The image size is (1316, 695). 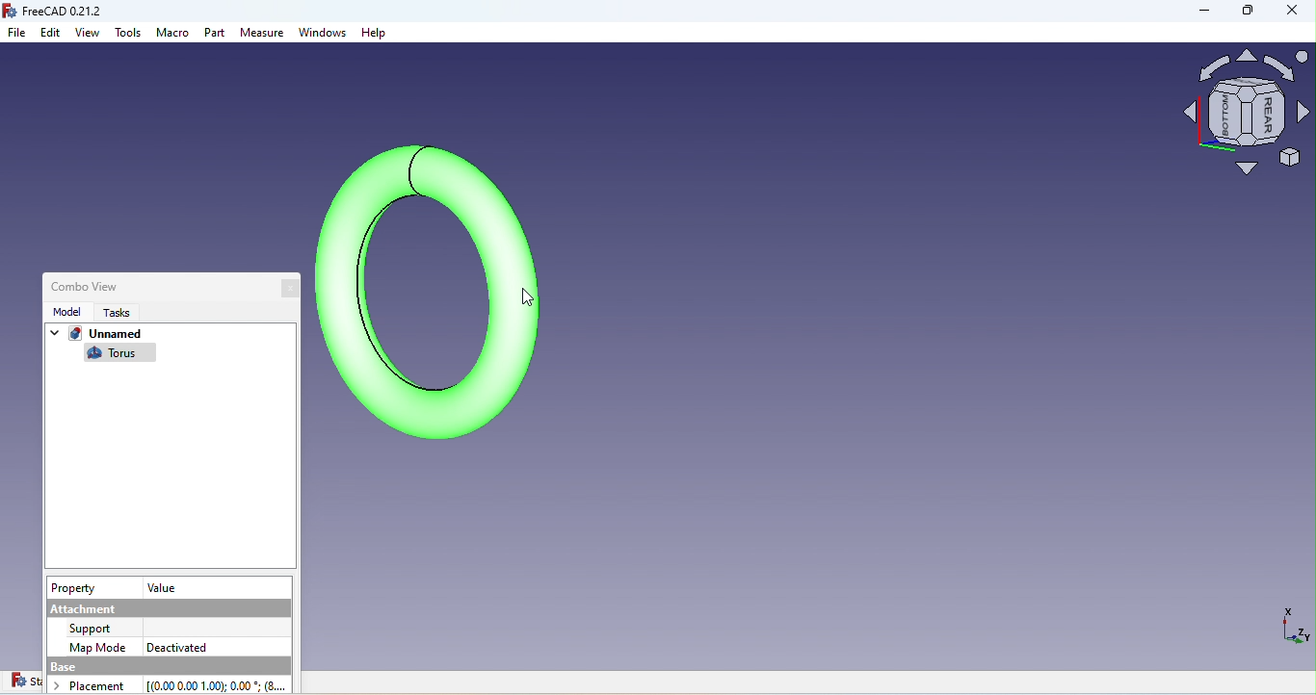 I want to click on Value, so click(x=162, y=586).